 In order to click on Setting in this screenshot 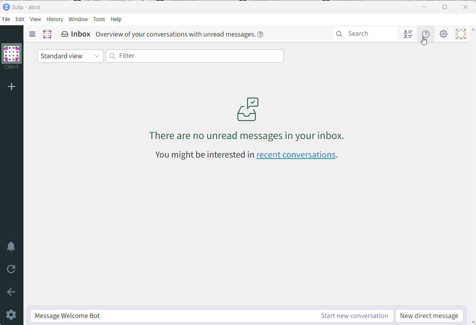, I will do `click(443, 34)`.